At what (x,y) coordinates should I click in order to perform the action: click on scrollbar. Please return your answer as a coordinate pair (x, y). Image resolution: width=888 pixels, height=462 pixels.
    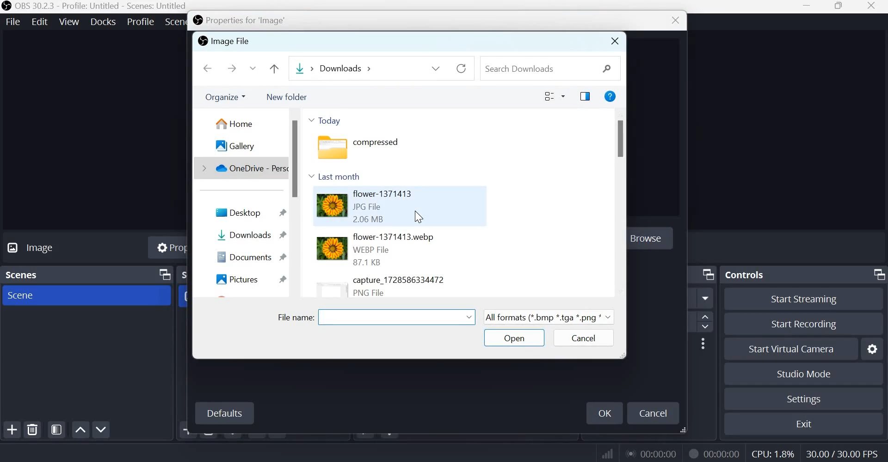
    Looking at the image, I should click on (621, 202).